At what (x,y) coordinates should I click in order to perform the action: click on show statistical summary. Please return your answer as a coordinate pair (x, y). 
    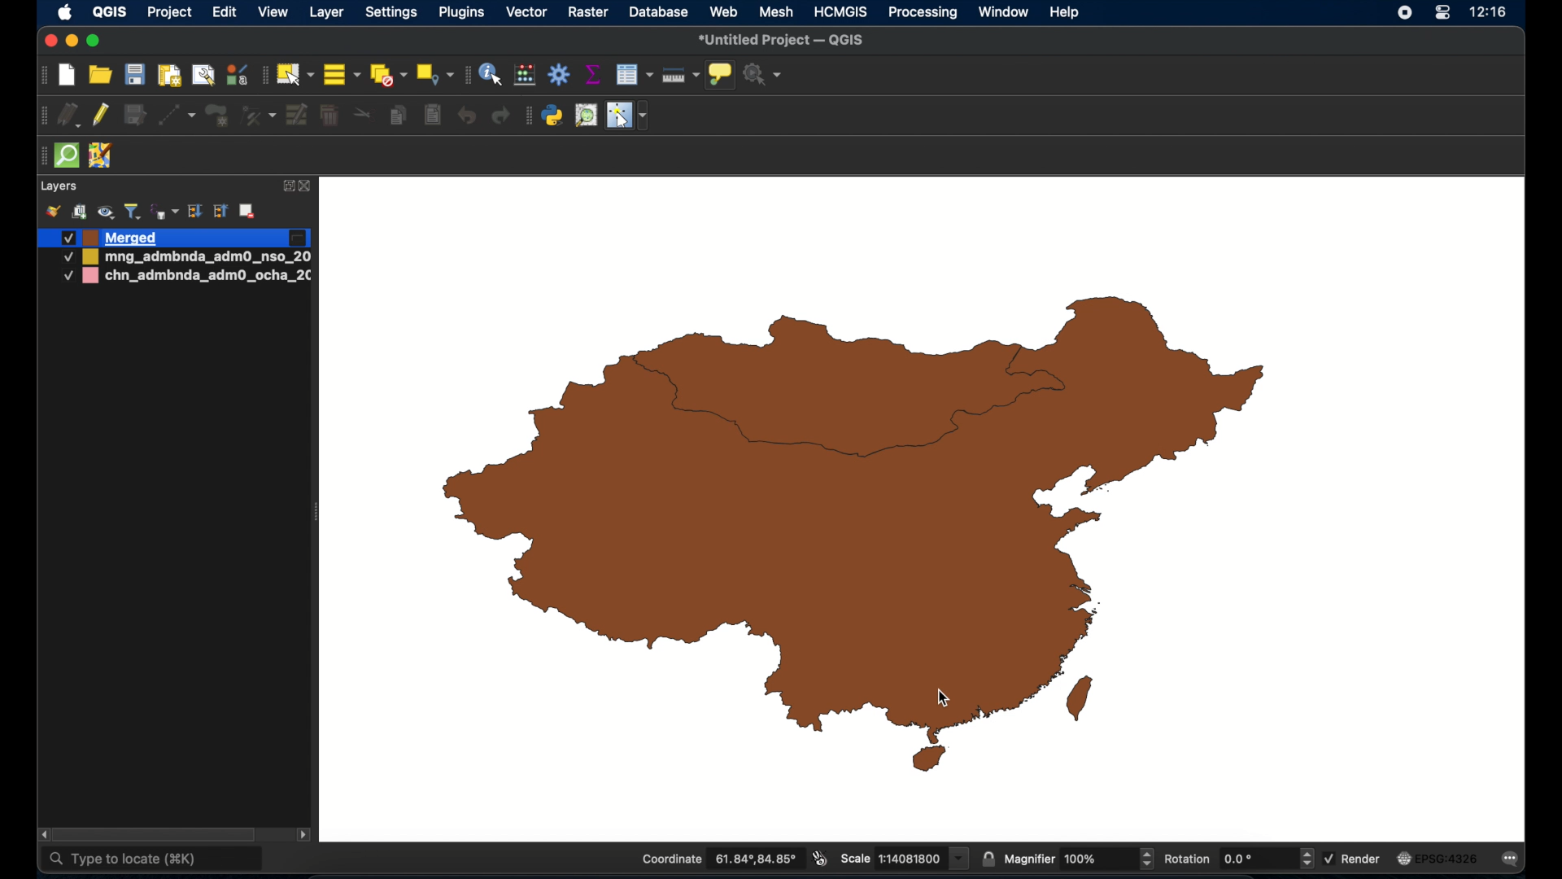
    Looking at the image, I should click on (591, 74).